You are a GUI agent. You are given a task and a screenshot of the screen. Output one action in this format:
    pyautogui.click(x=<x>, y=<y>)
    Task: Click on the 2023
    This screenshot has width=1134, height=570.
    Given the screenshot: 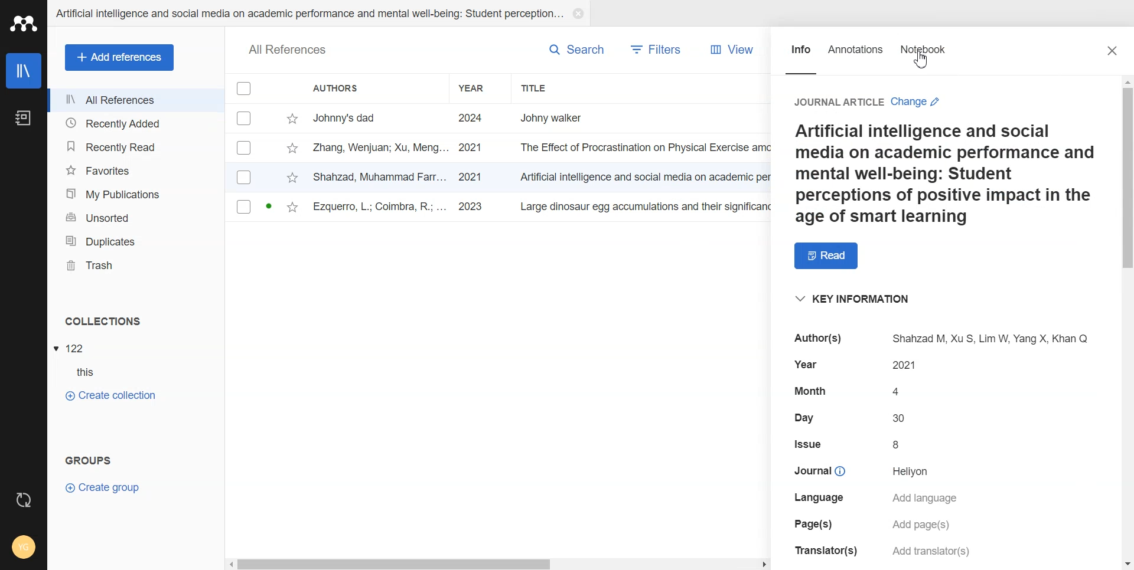 What is the action you would take?
    pyautogui.click(x=472, y=207)
    